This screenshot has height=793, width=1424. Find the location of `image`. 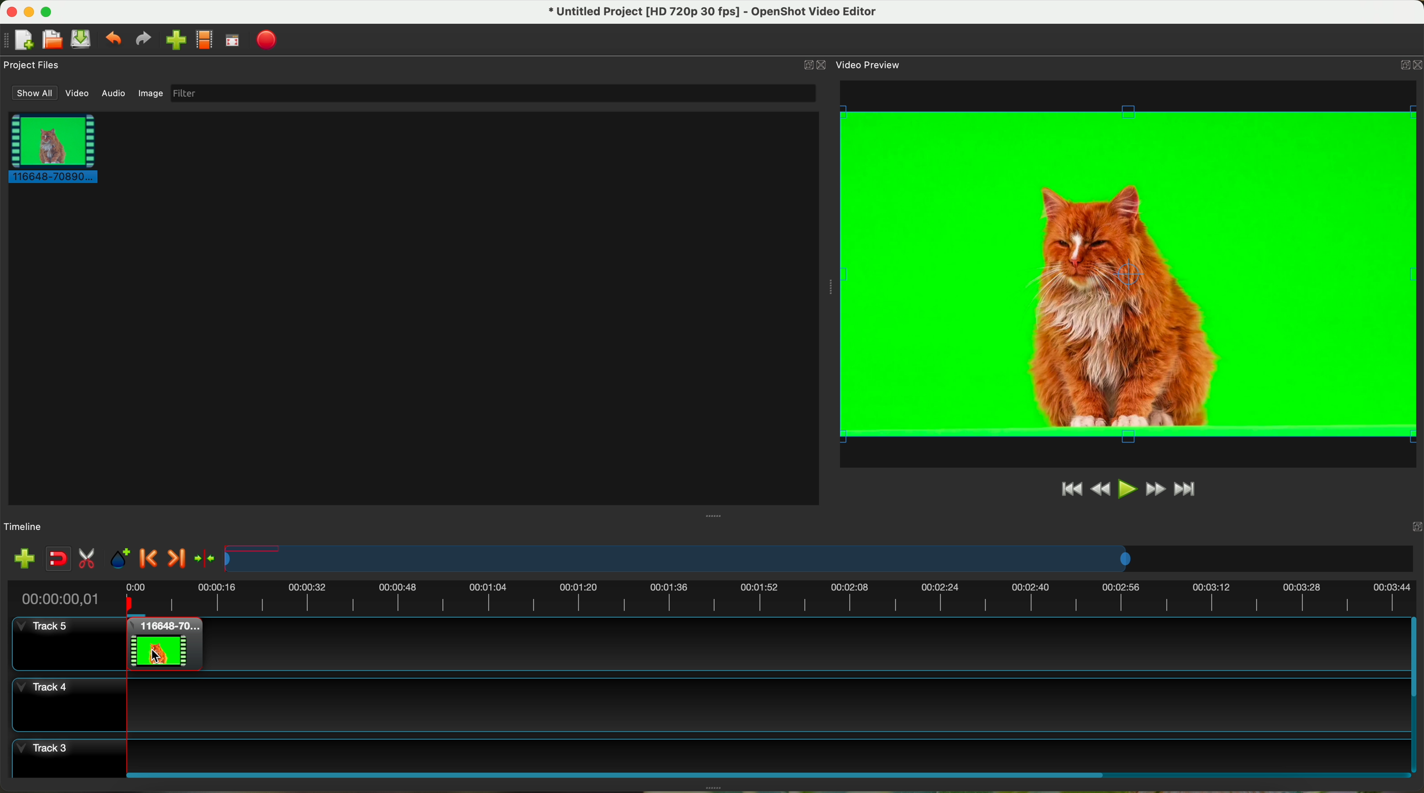

image is located at coordinates (150, 94).